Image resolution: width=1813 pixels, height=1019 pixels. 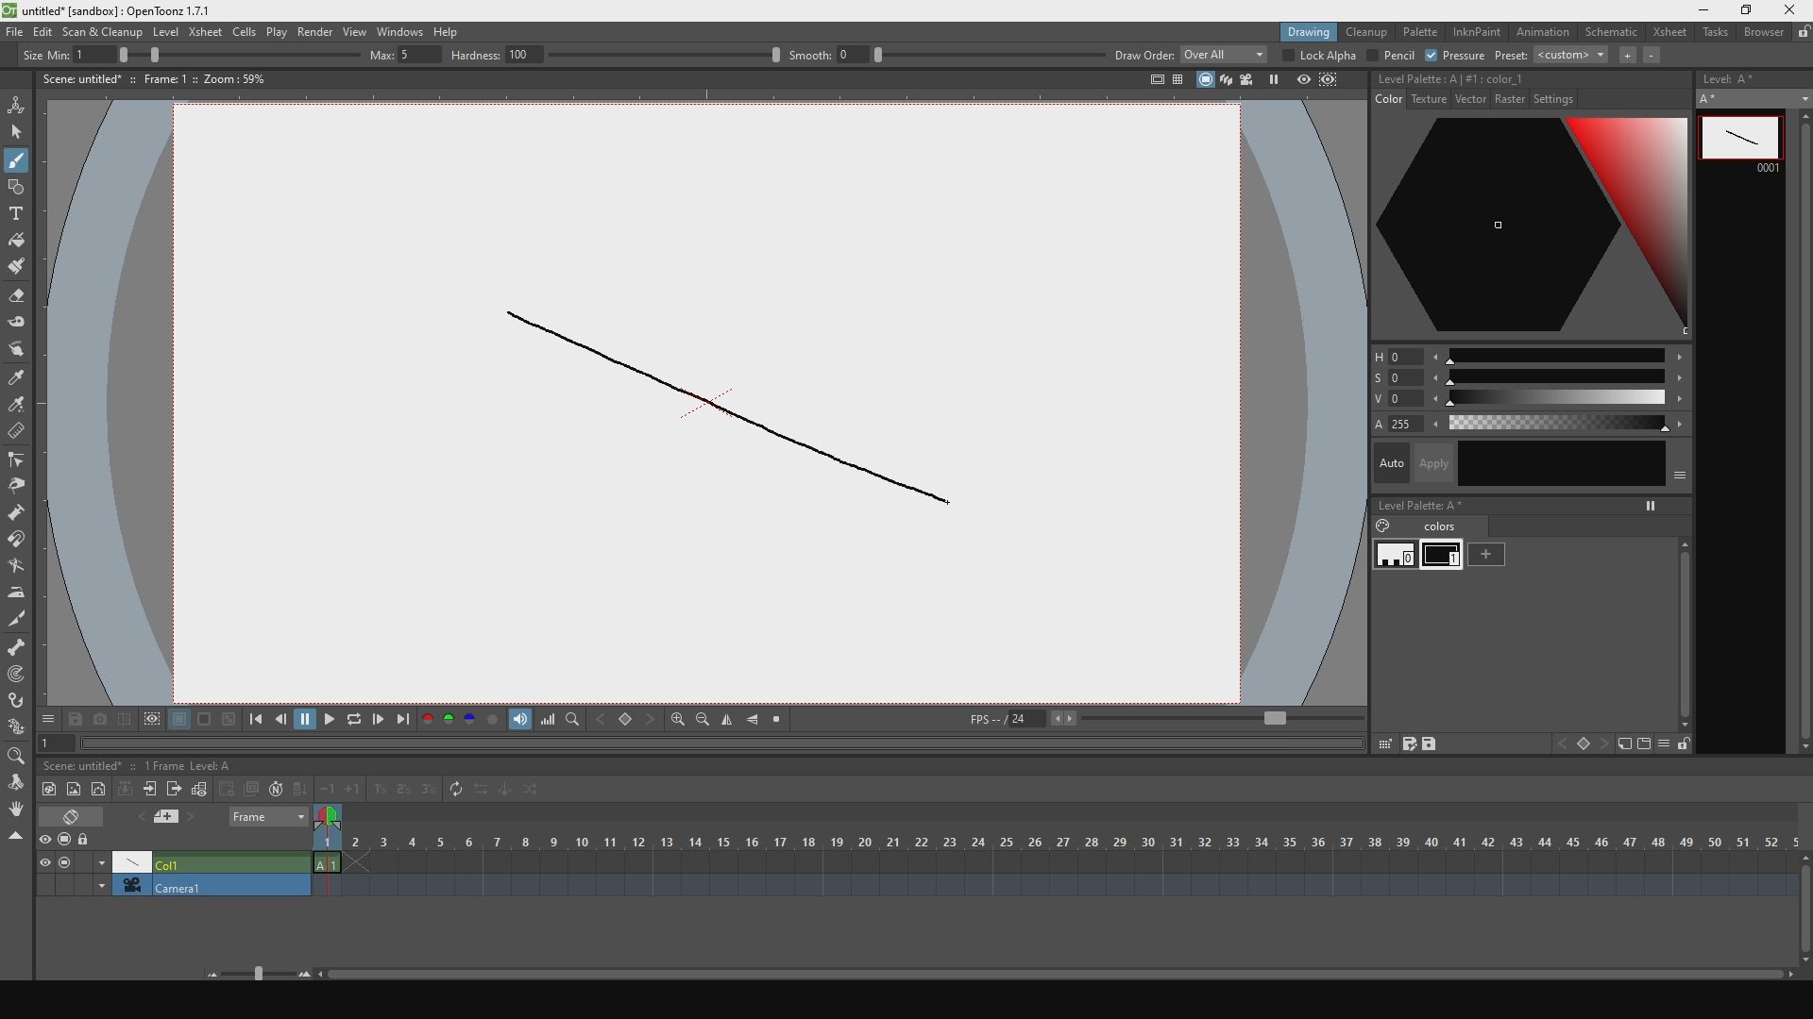 I want to click on horizontal slider, so click(x=1007, y=973).